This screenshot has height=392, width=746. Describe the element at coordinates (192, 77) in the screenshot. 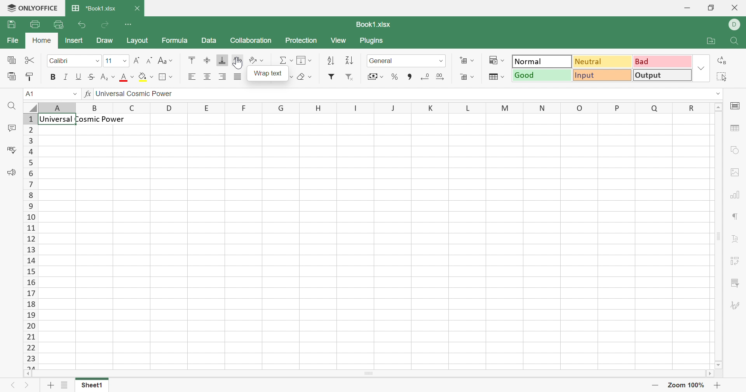

I see `Align Right` at that location.